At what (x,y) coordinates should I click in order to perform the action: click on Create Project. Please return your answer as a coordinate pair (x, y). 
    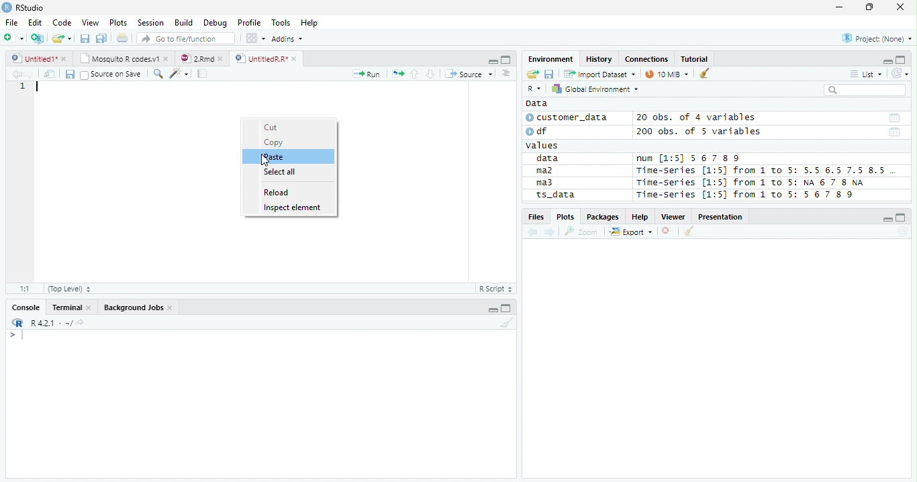
    Looking at the image, I should click on (38, 38).